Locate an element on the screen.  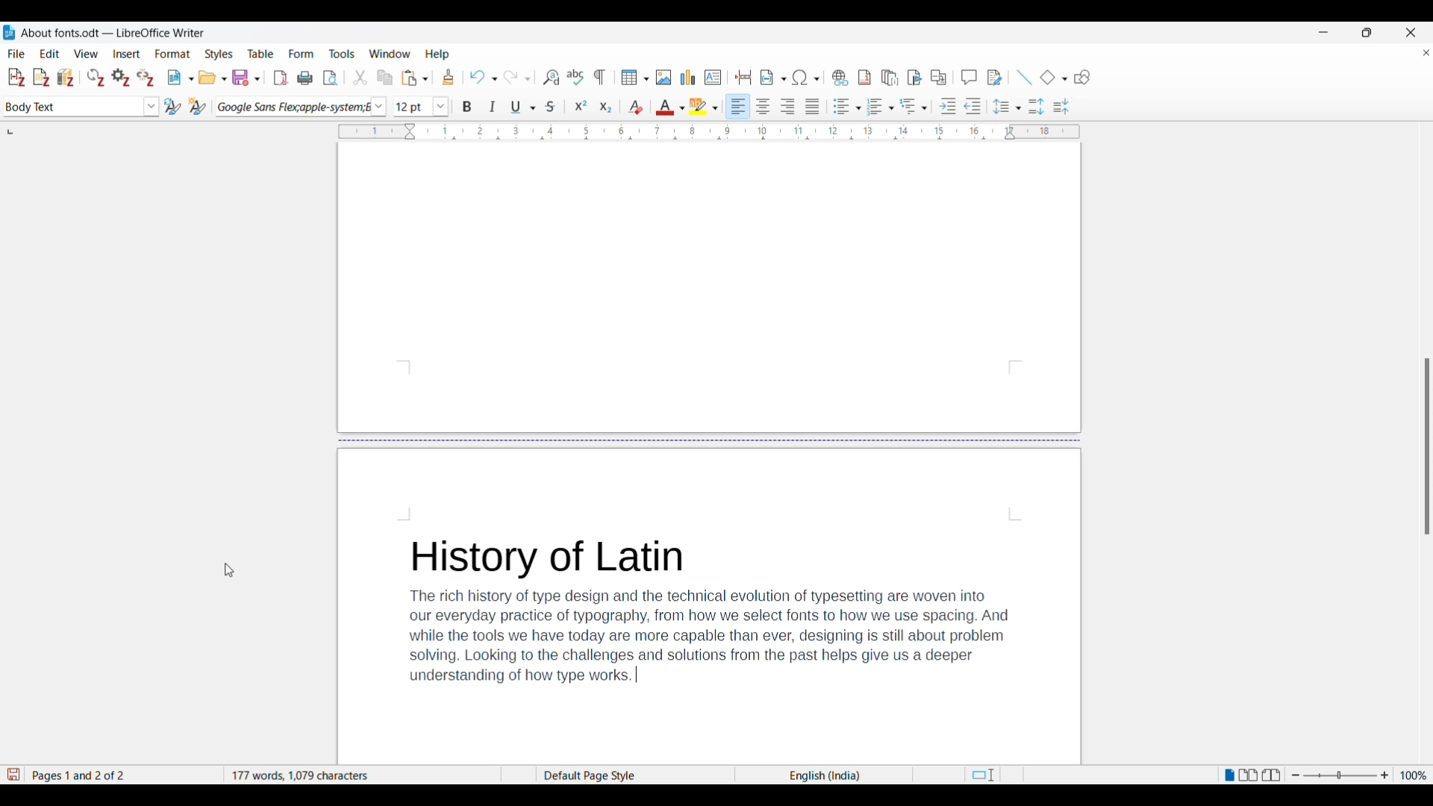
Styles menu is located at coordinates (219, 54).